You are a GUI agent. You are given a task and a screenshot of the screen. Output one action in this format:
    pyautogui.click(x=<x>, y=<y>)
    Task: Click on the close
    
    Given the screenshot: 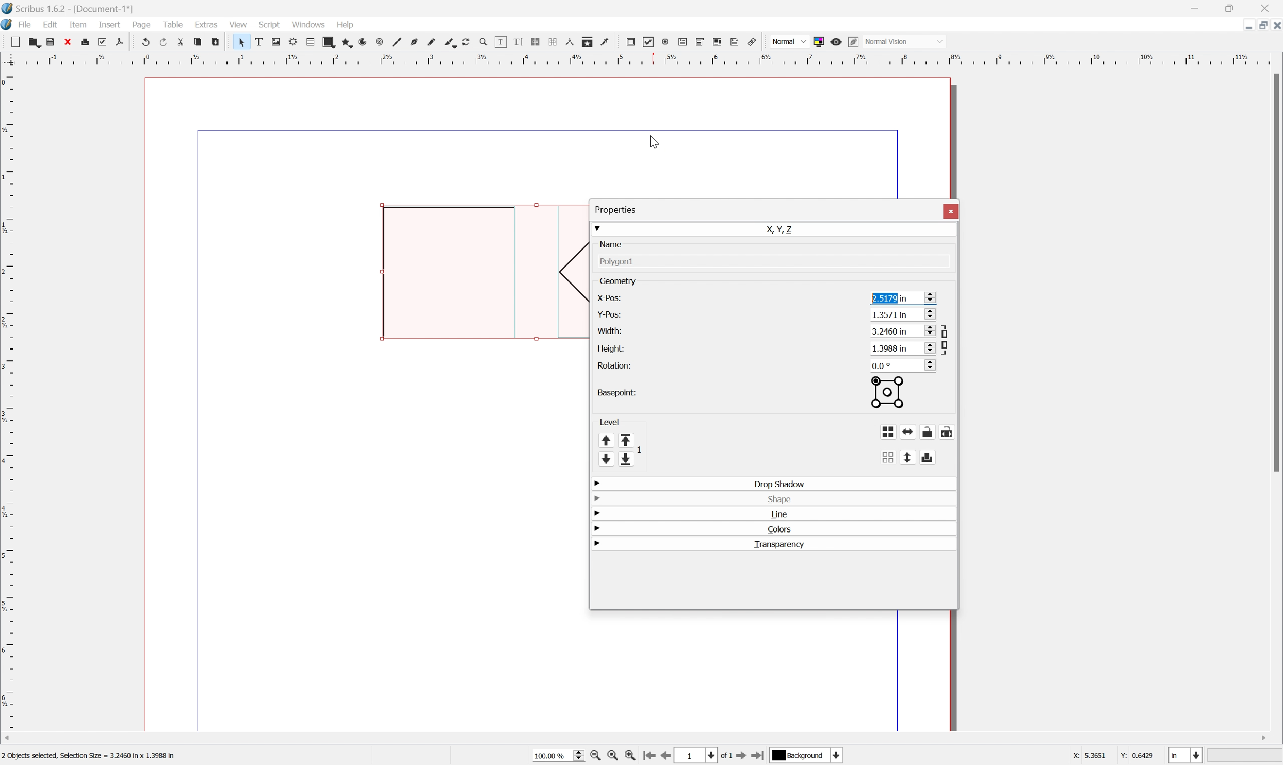 What is the action you would take?
    pyautogui.click(x=950, y=211)
    